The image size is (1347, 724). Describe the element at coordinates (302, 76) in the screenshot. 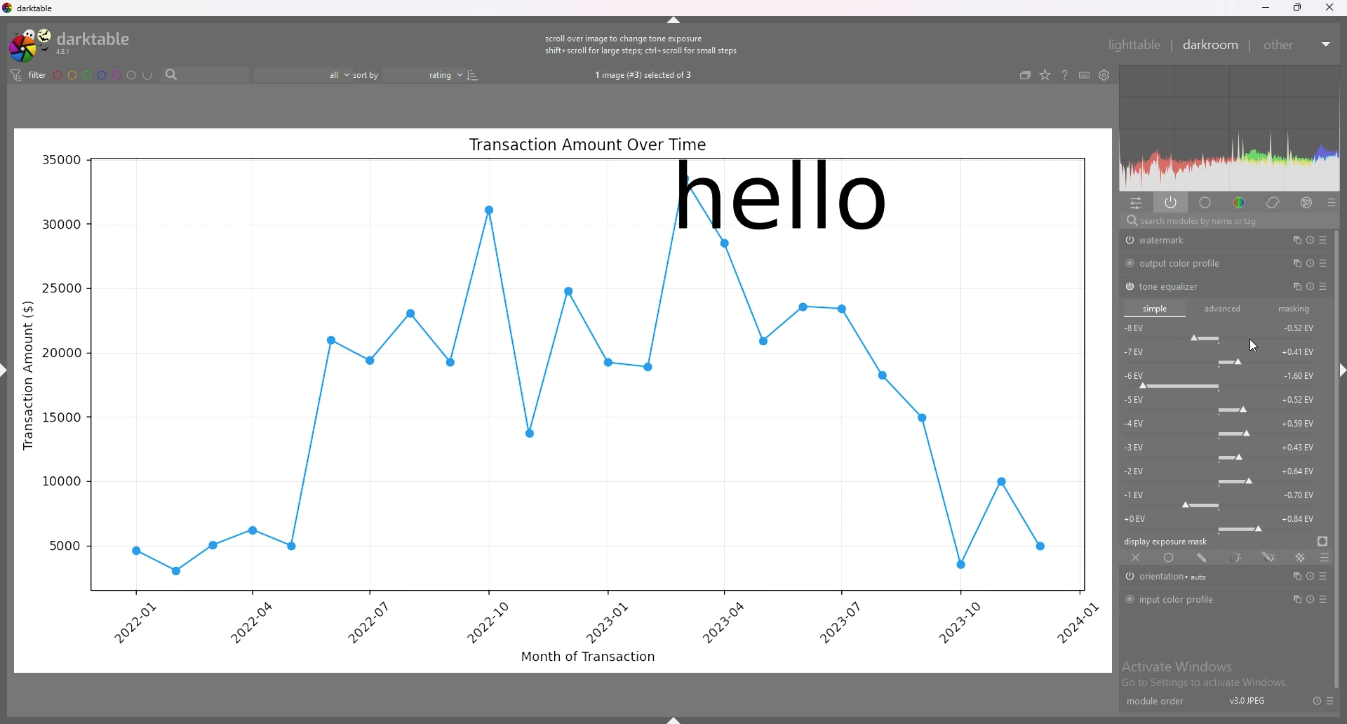

I see `filter by images rating` at that location.